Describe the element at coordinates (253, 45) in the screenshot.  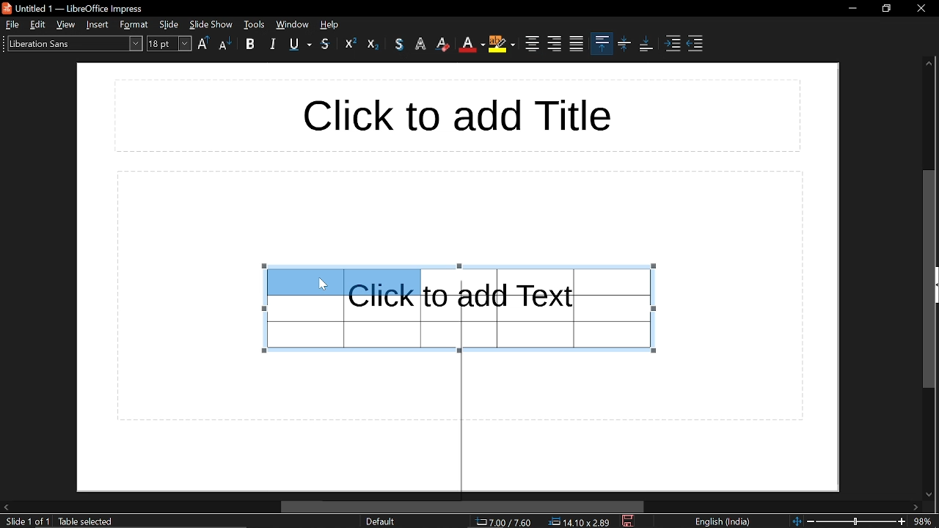
I see `bold` at that location.